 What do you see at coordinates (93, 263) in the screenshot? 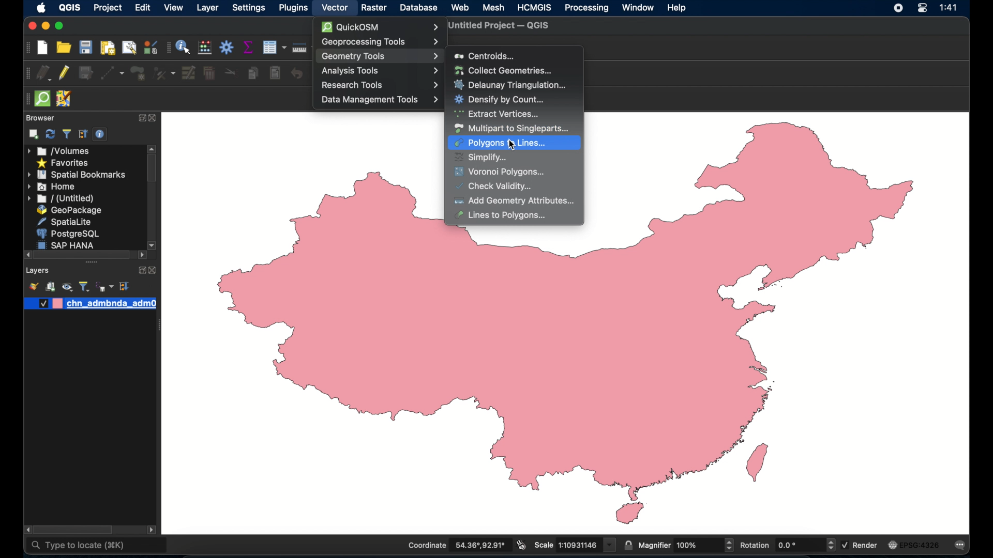
I see `drag handles` at bounding box center [93, 263].